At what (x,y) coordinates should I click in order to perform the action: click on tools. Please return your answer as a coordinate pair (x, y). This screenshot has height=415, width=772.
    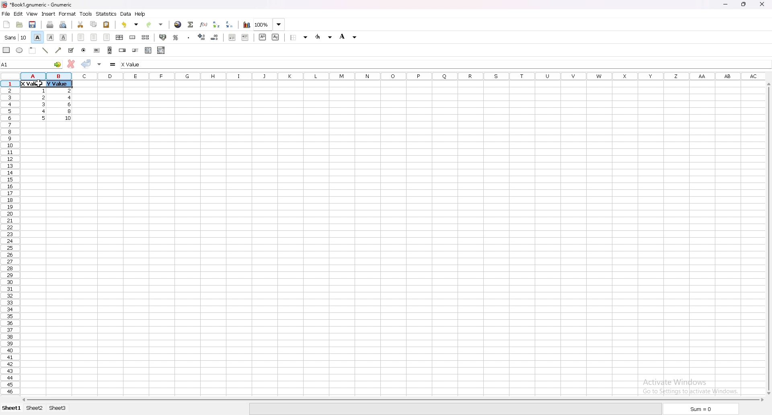
    Looking at the image, I should click on (86, 14).